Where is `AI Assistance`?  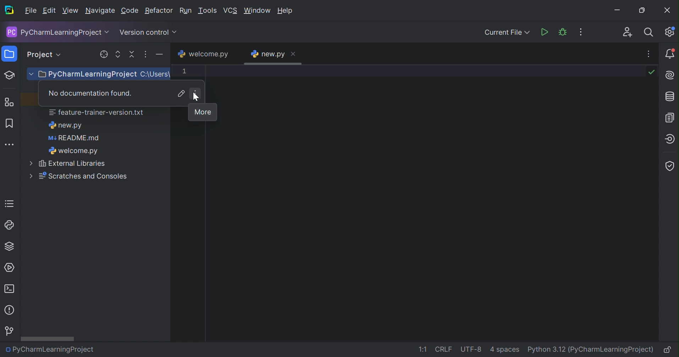 AI Assistance is located at coordinates (671, 75).